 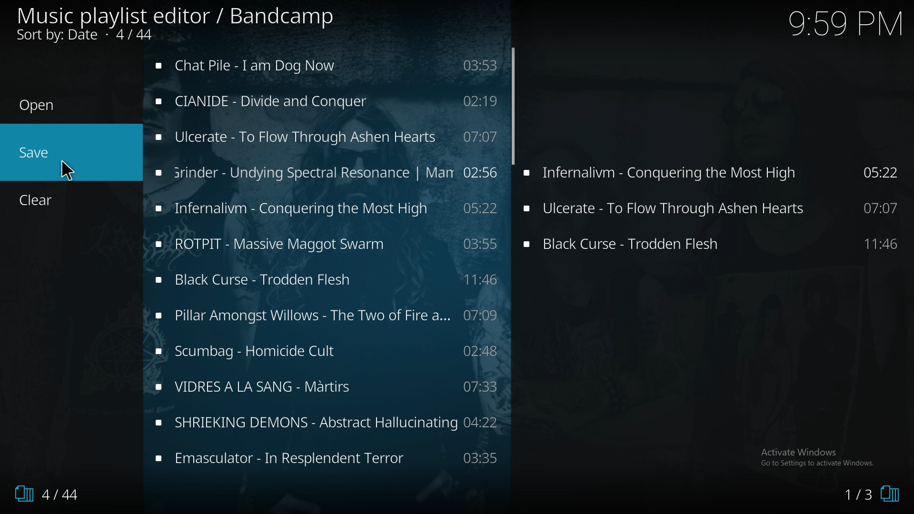 What do you see at coordinates (37, 106) in the screenshot?
I see `Open` at bounding box center [37, 106].